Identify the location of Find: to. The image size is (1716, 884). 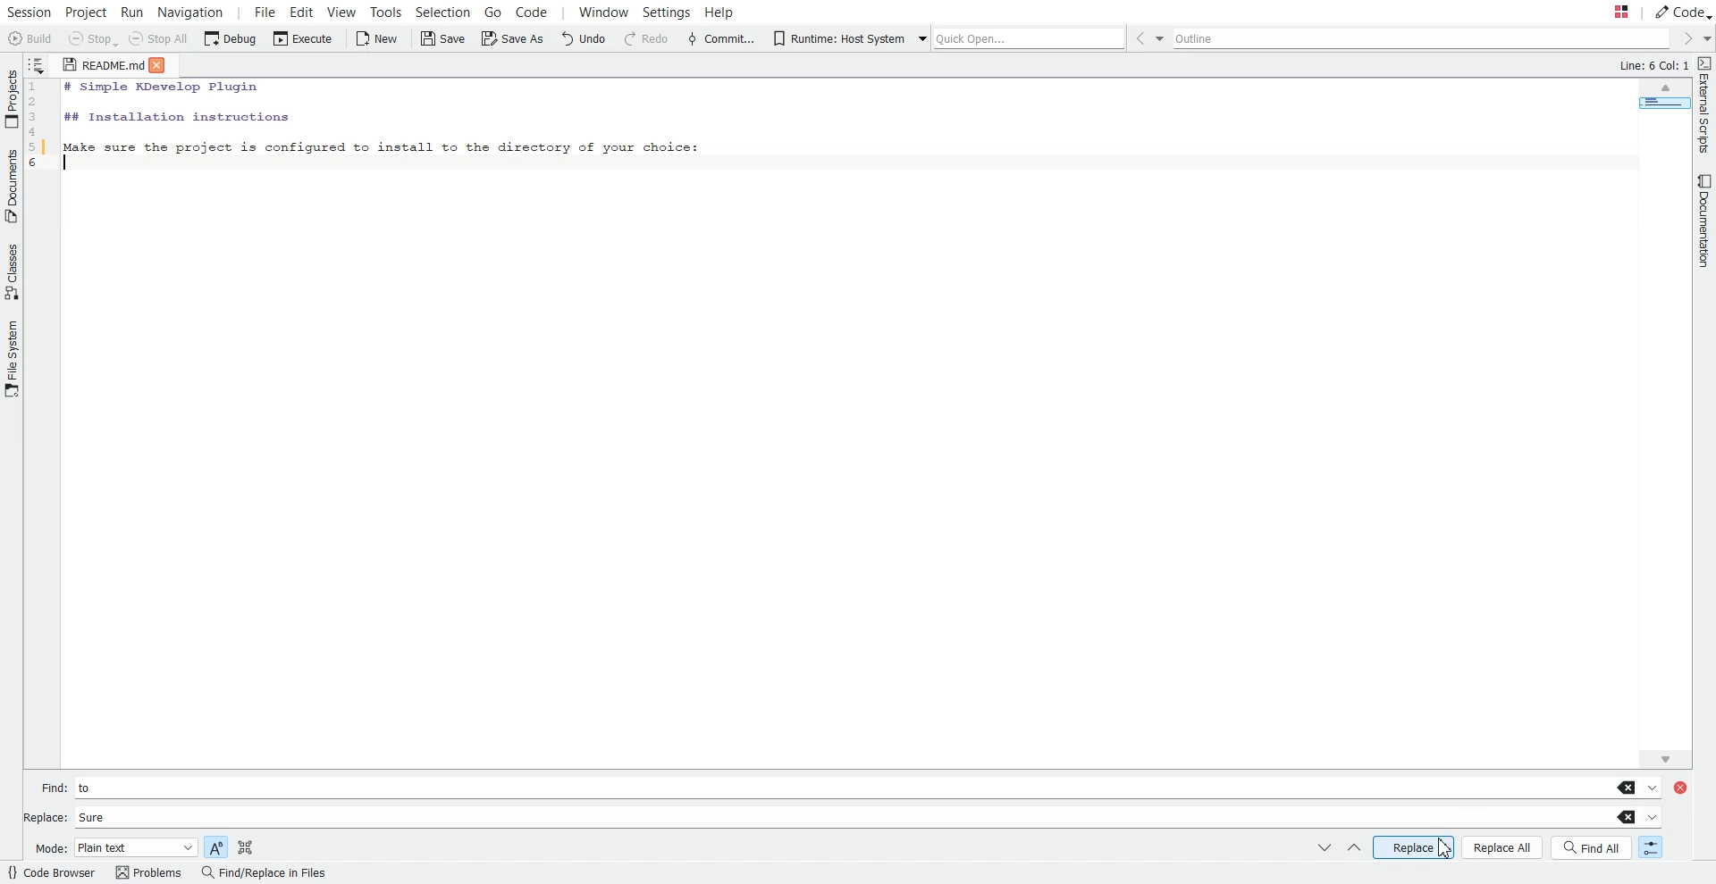
(849, 787).